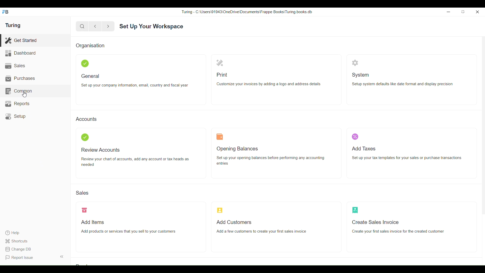 The image size is (485, 273). I want to click on Print icon, so click(220, 63).